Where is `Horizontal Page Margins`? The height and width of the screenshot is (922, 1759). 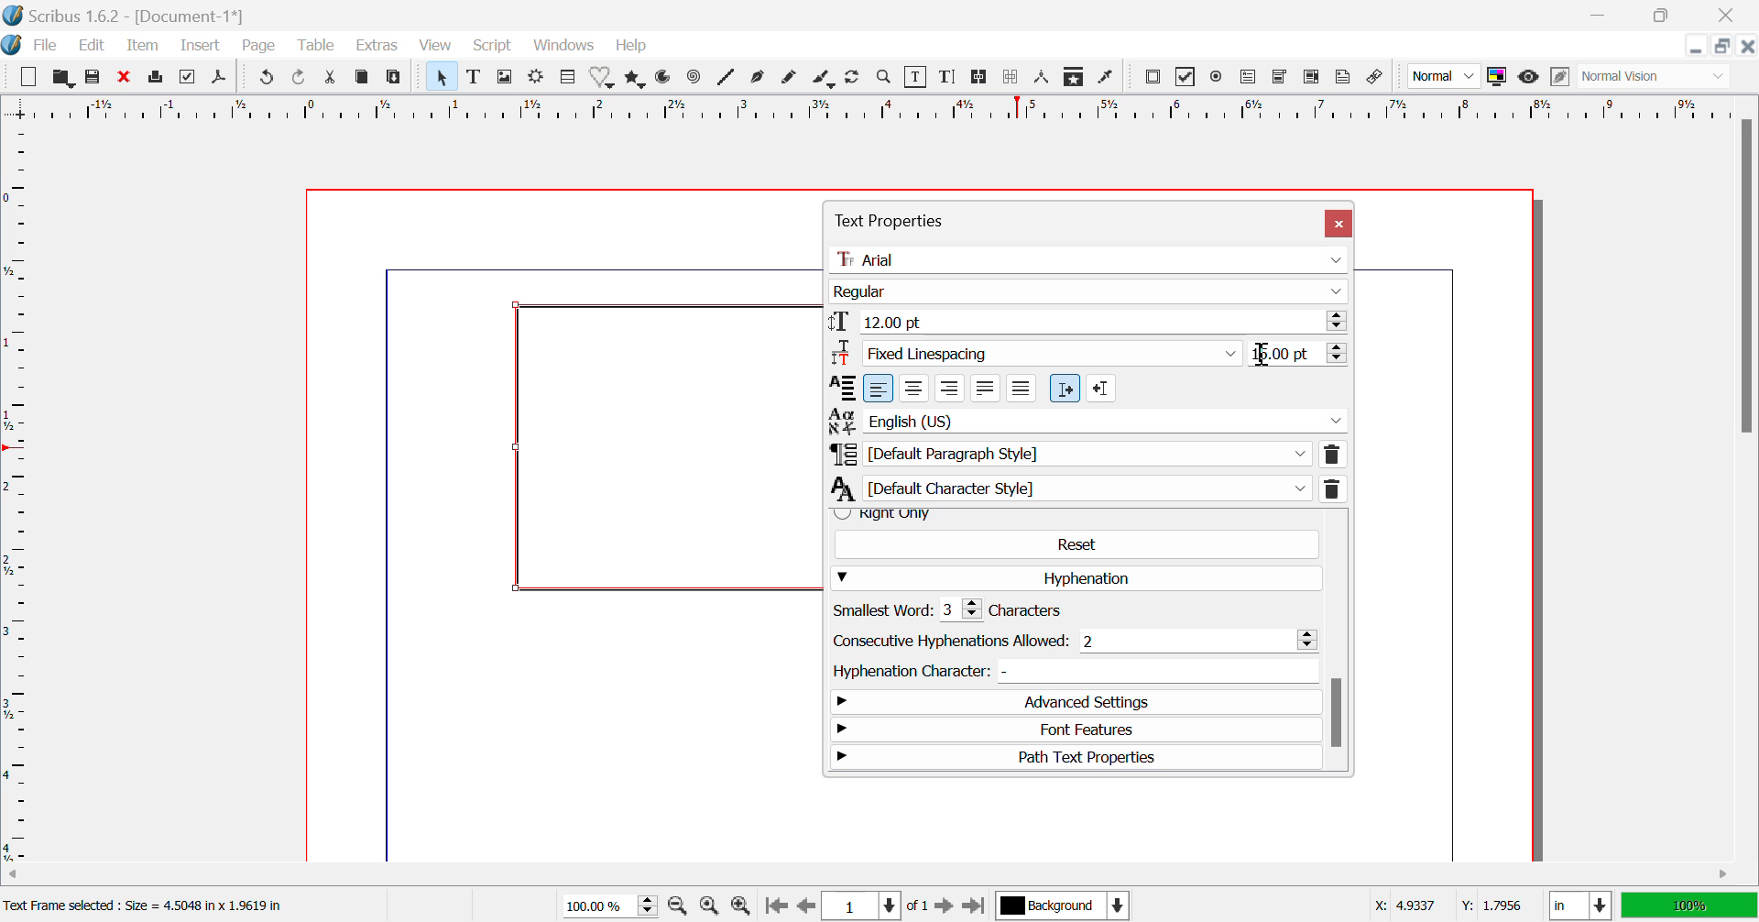 Horizontal Page Margins is located at coordinates (22, 495).